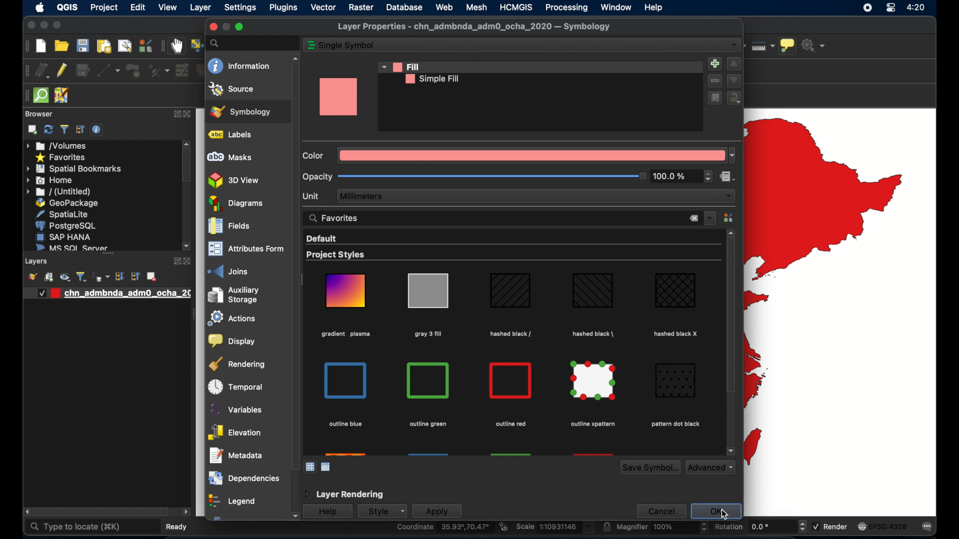 The image size is (959, 539). I want to click on hashed black \, so click(594, 332).